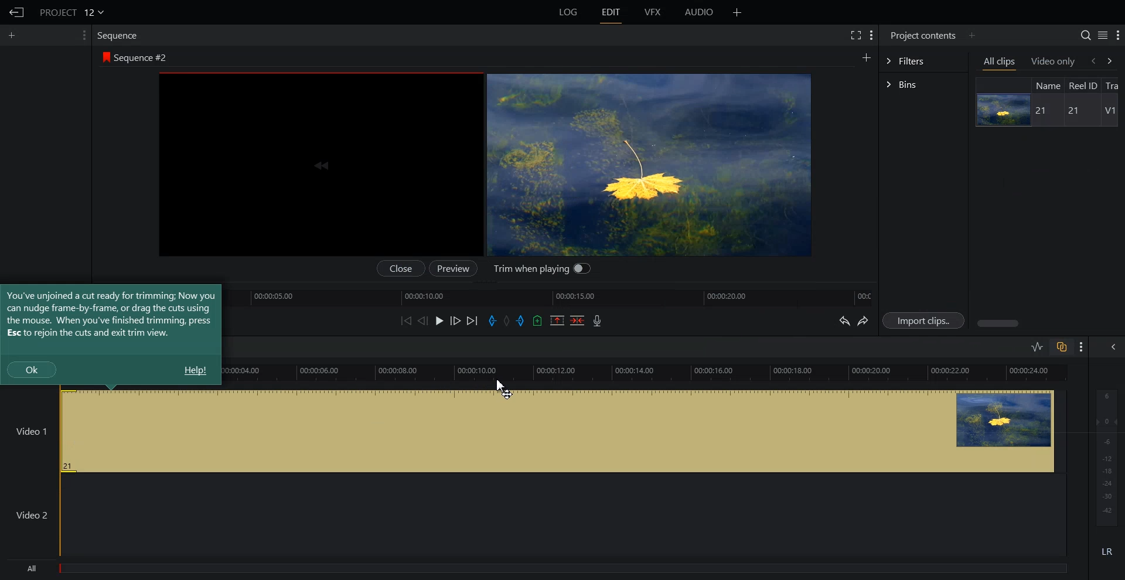  I want to click on Help!, so click(195, 370).